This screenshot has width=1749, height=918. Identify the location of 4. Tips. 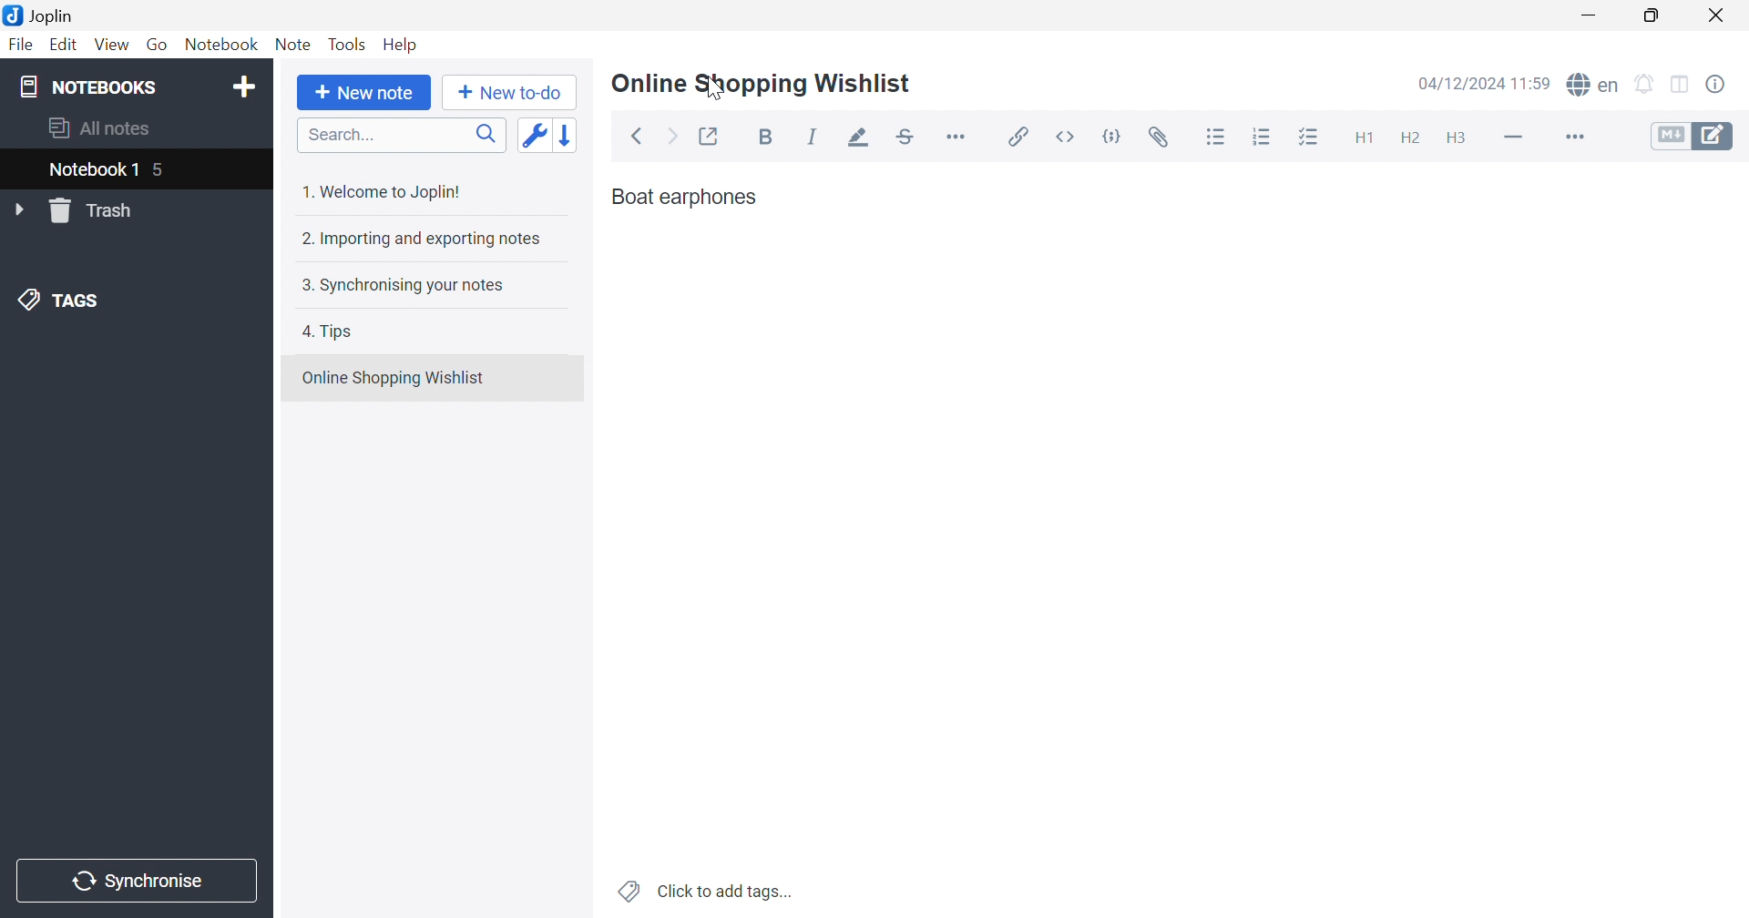
(332, 331).